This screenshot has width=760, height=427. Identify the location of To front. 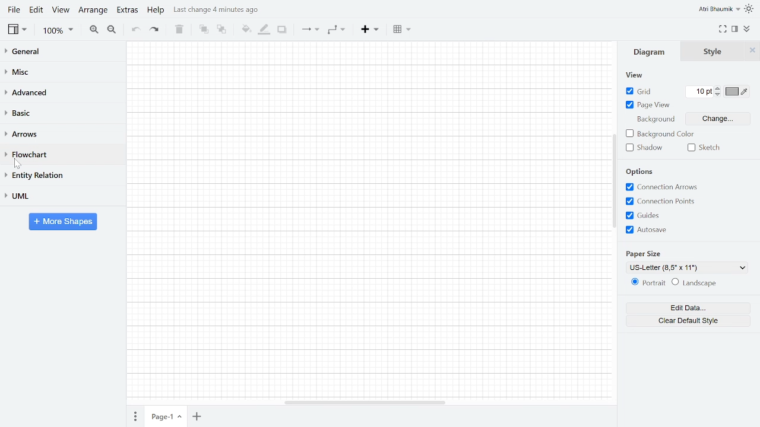
(204, 30).